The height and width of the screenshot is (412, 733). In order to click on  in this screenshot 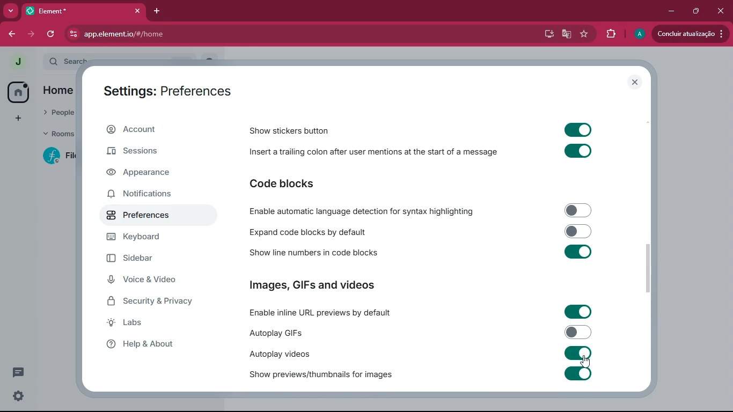, I will do `click(578, 312)`.